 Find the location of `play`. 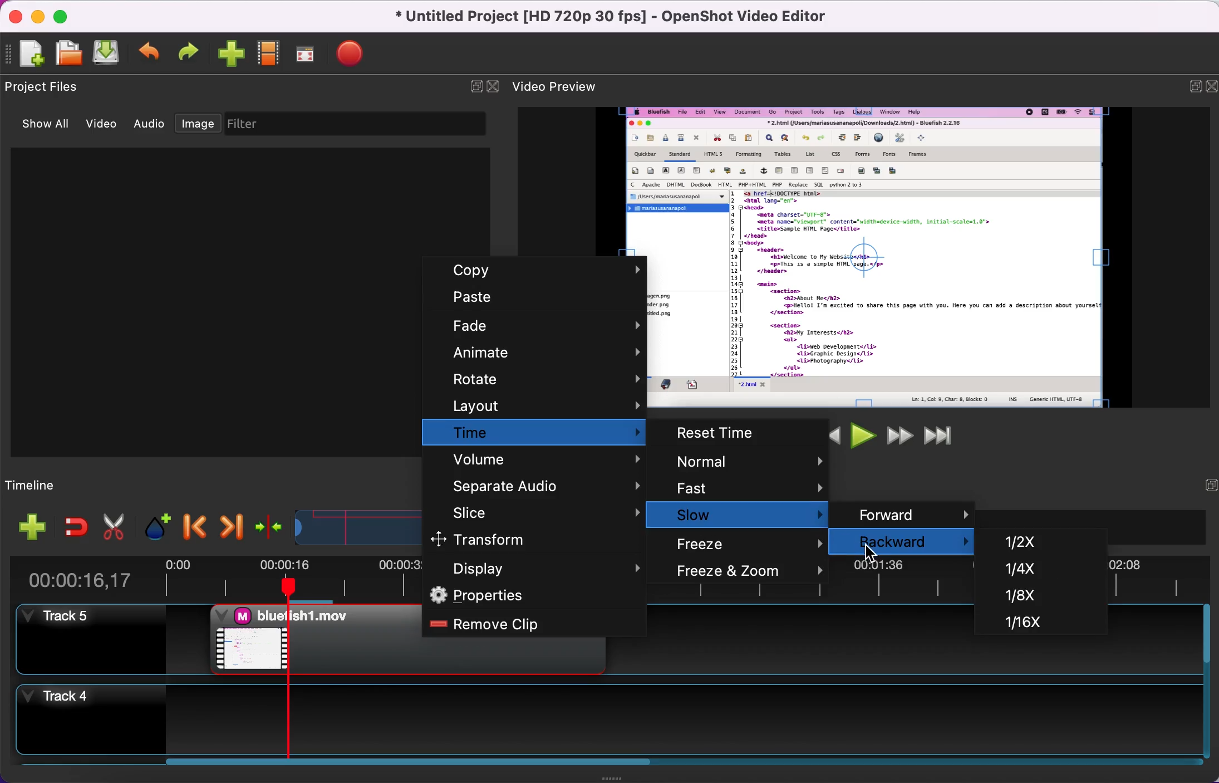

play is located at coordinates (861, 435).